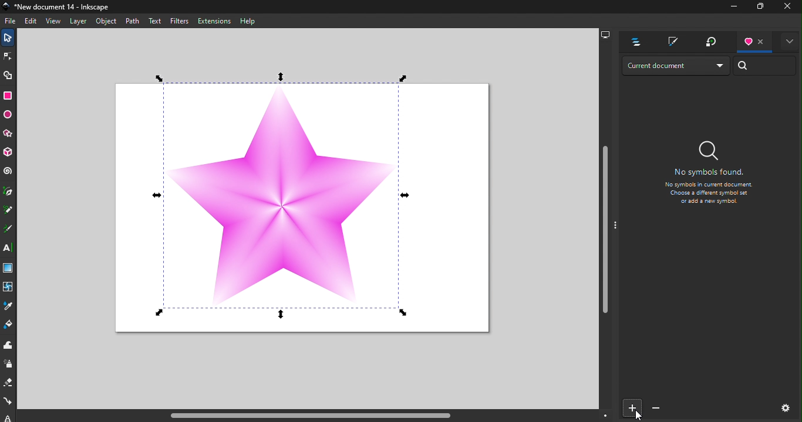 Image resolution: width=802 pixels, height=422 pixels. Describe the element at coordinates (605, 224) in the screenshot. I see `Vertical scroll bar` at that location.